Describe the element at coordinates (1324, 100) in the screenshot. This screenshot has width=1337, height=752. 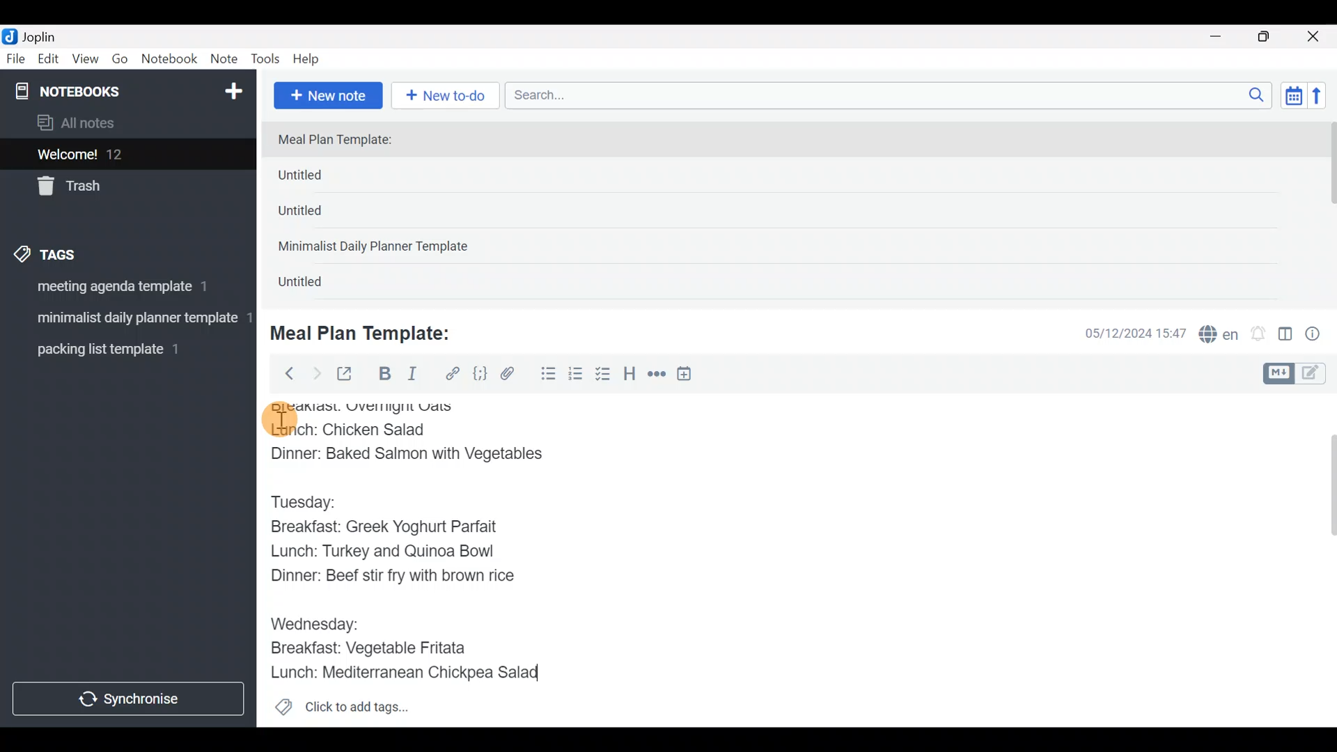
I see `Reverse sort` at that location.